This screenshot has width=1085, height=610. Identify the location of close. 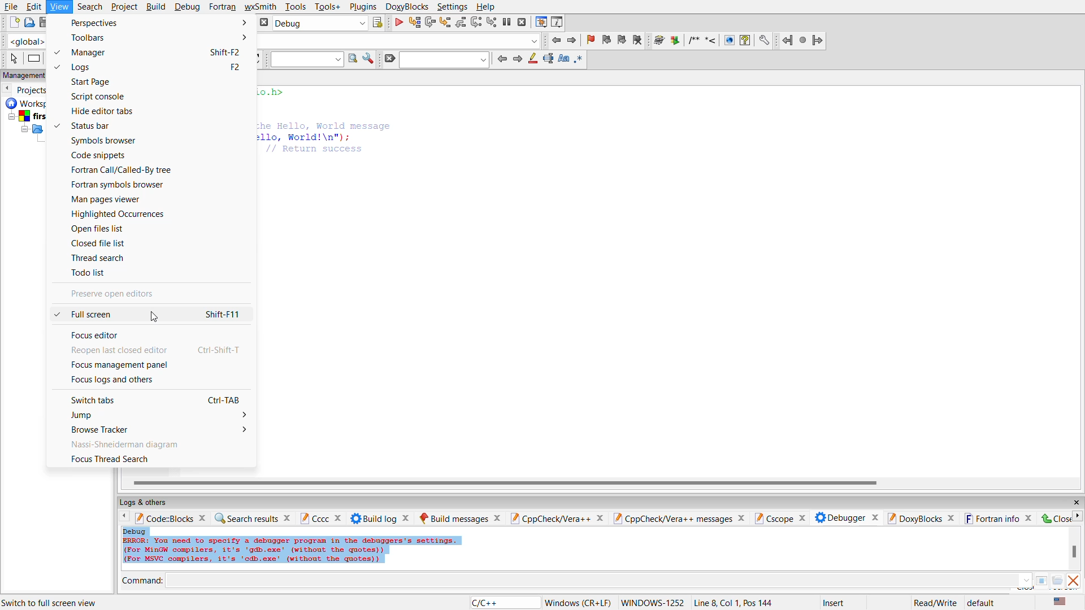
(1055, 518).